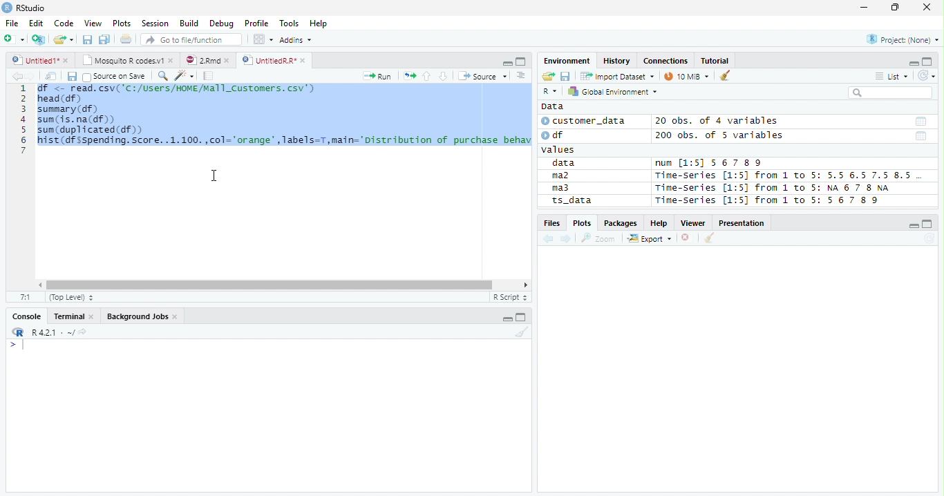 This screenshot has width=944, height=496. Describe the element at coordinates (409, 77) in the screenshot. I see `Re-run` at that location.